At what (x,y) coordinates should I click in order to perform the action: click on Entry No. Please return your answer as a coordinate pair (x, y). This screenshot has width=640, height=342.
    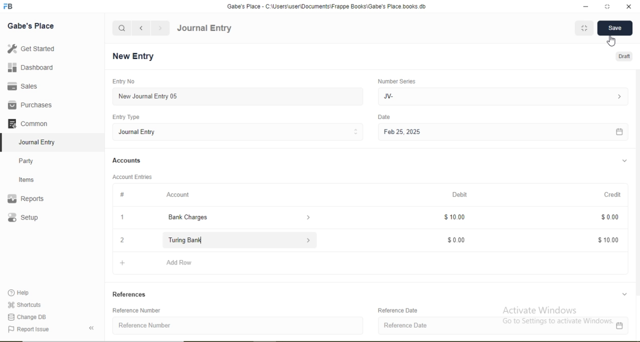
    Looking at the image, I should click on (122, 81).